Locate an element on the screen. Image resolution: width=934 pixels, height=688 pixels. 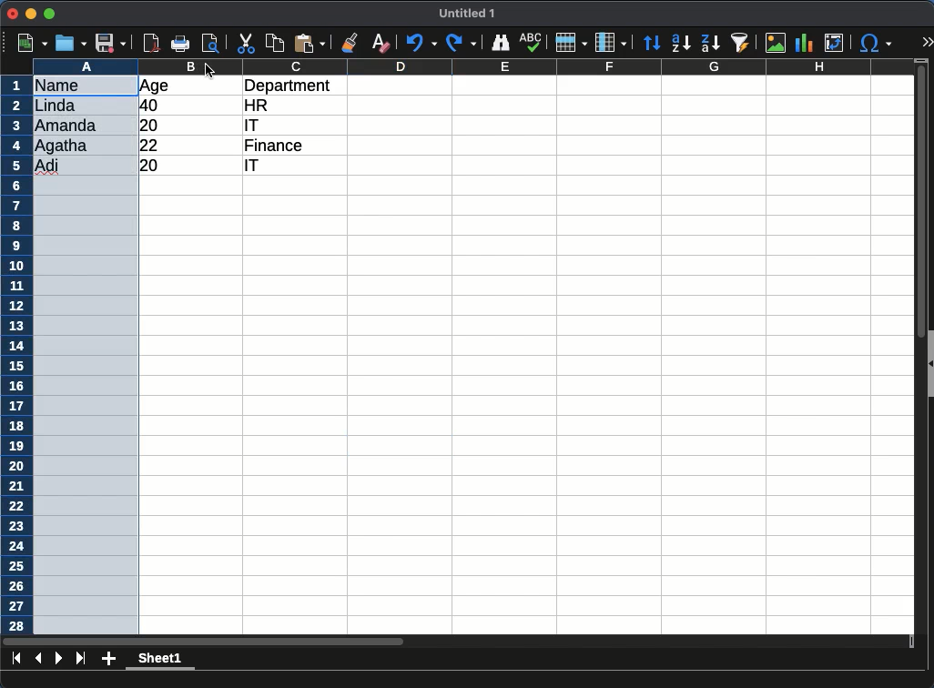
columns is located at coordinates (473, 66).